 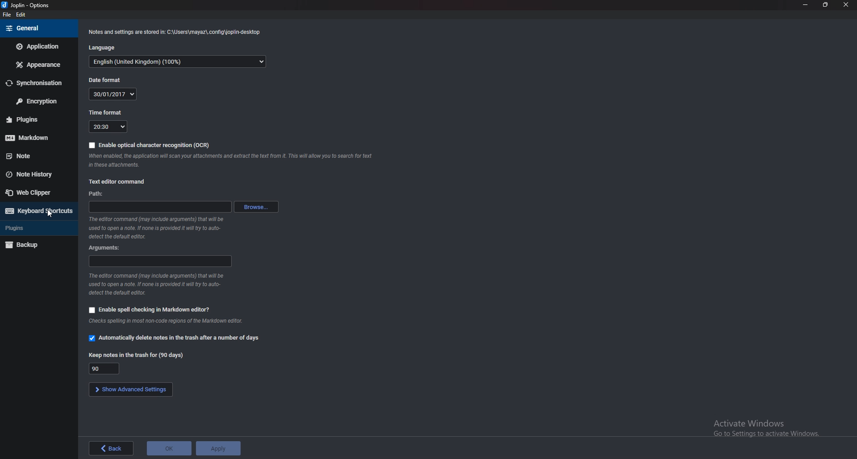 I want to click on Synchronization, so click(x=38, y=83).